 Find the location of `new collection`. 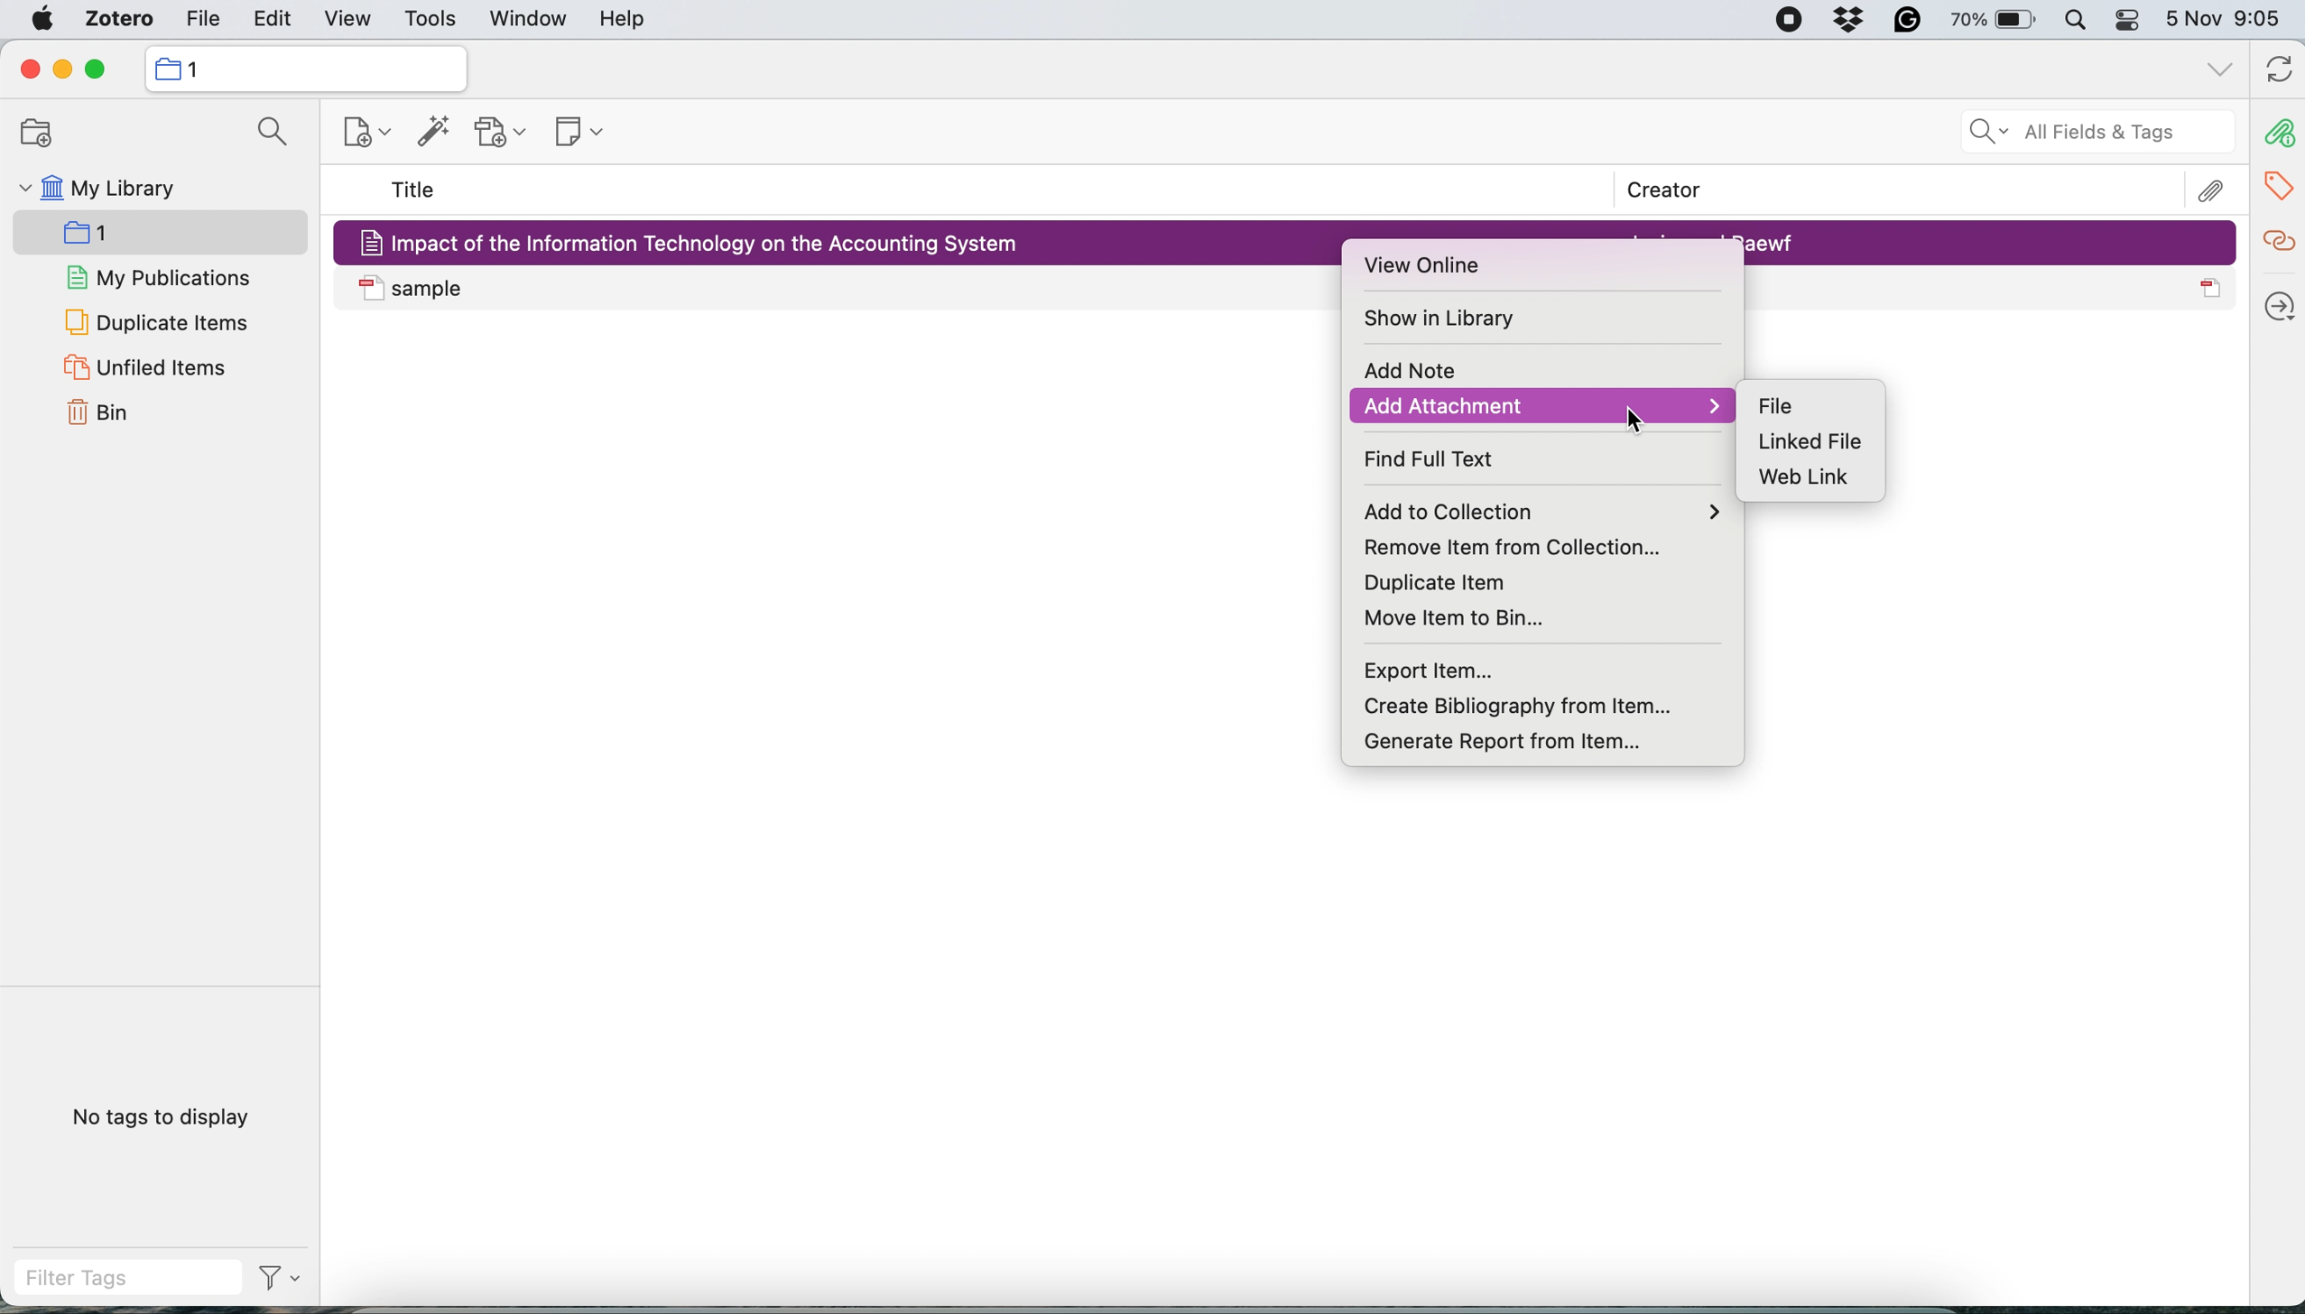

new collection is located at coordinates (29, 134).